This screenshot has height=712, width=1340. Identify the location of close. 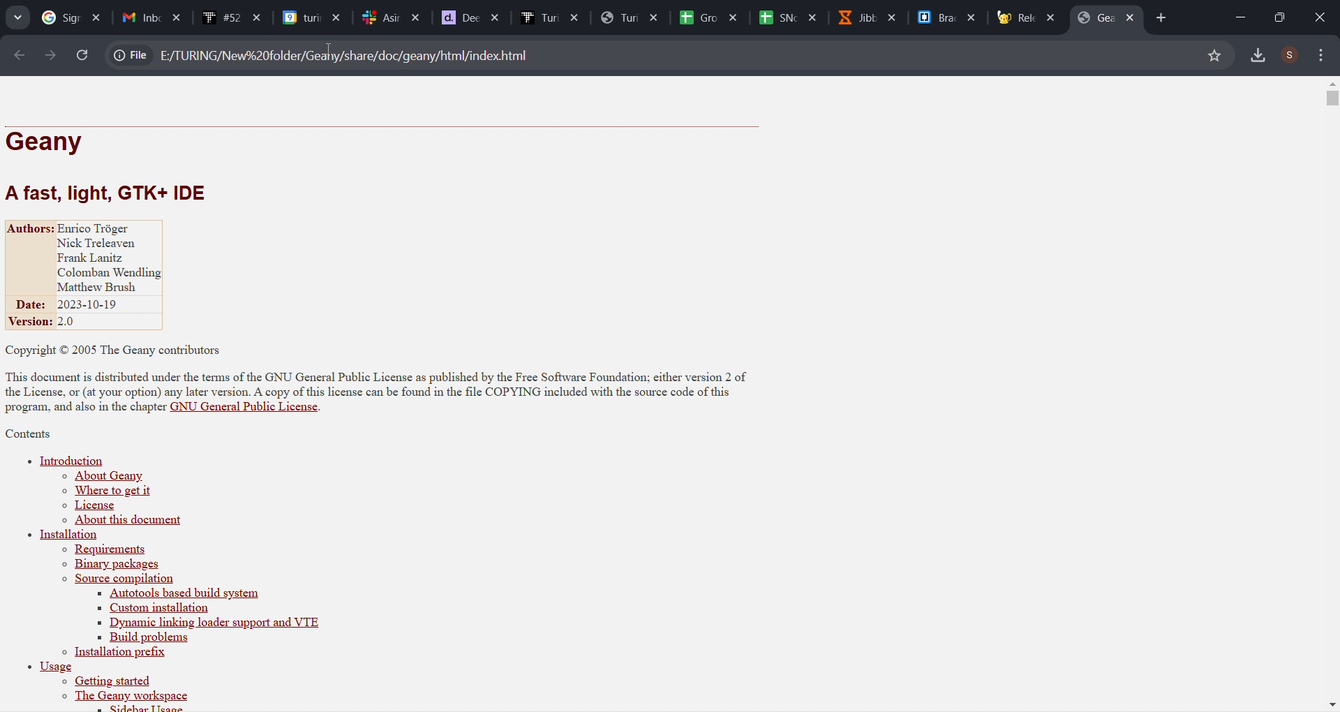
(1320, 16).